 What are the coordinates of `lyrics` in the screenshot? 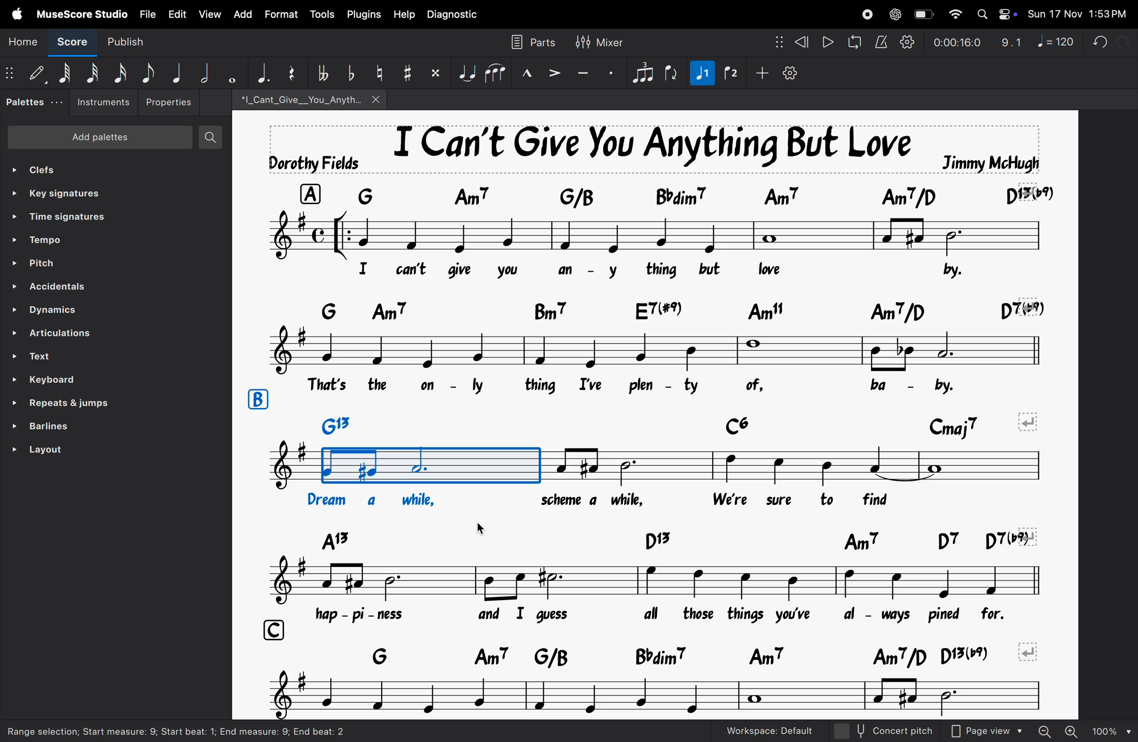 It's located at (651, 385).